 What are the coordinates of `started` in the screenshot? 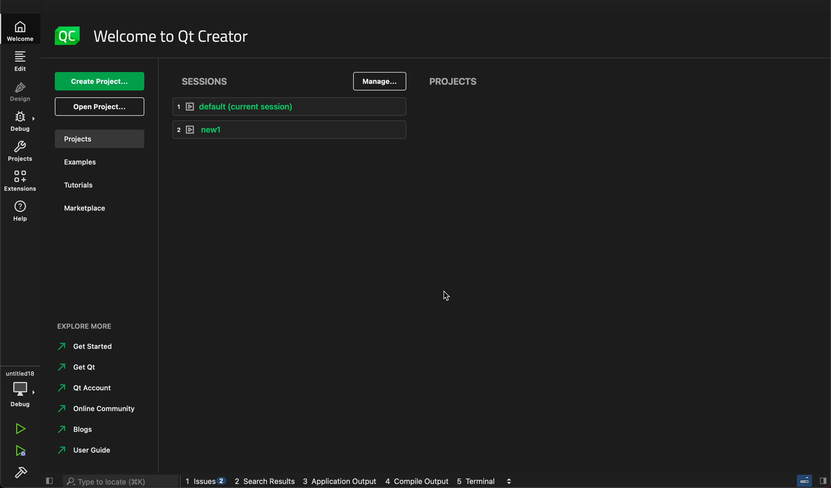 It's located at (89, 346).